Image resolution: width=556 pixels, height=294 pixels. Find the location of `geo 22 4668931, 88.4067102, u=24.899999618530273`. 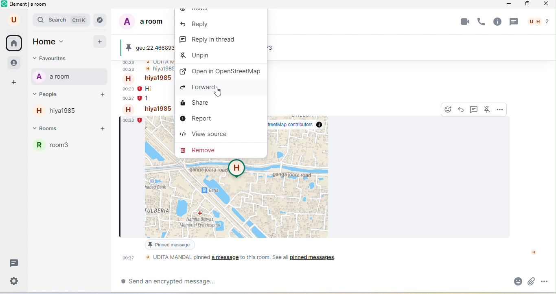

geo 22 4668931, 88.4067102, u=24.899999618530273 is located at coordinates (153, 48).